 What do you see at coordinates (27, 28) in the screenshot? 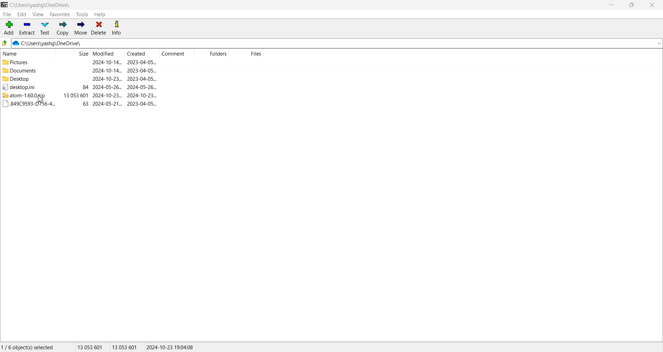
I see `Extract` at bounding box center [27, 28].